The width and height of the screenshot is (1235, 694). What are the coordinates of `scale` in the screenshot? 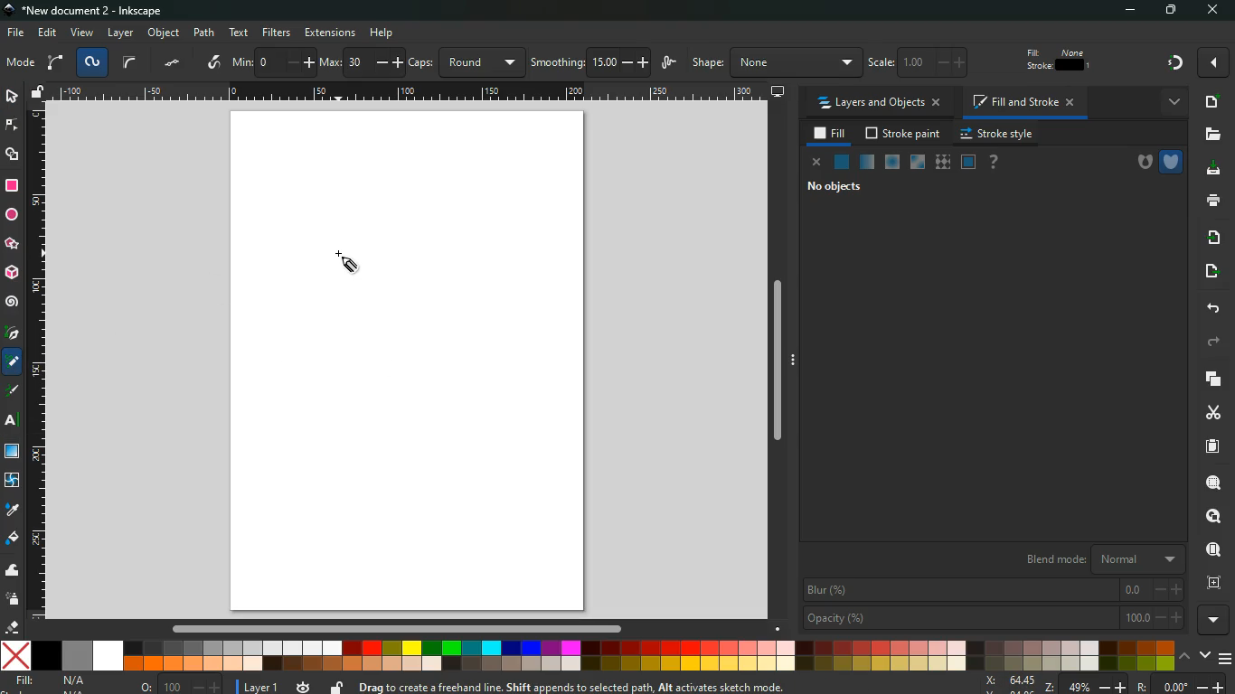 It's located at (927, 63).